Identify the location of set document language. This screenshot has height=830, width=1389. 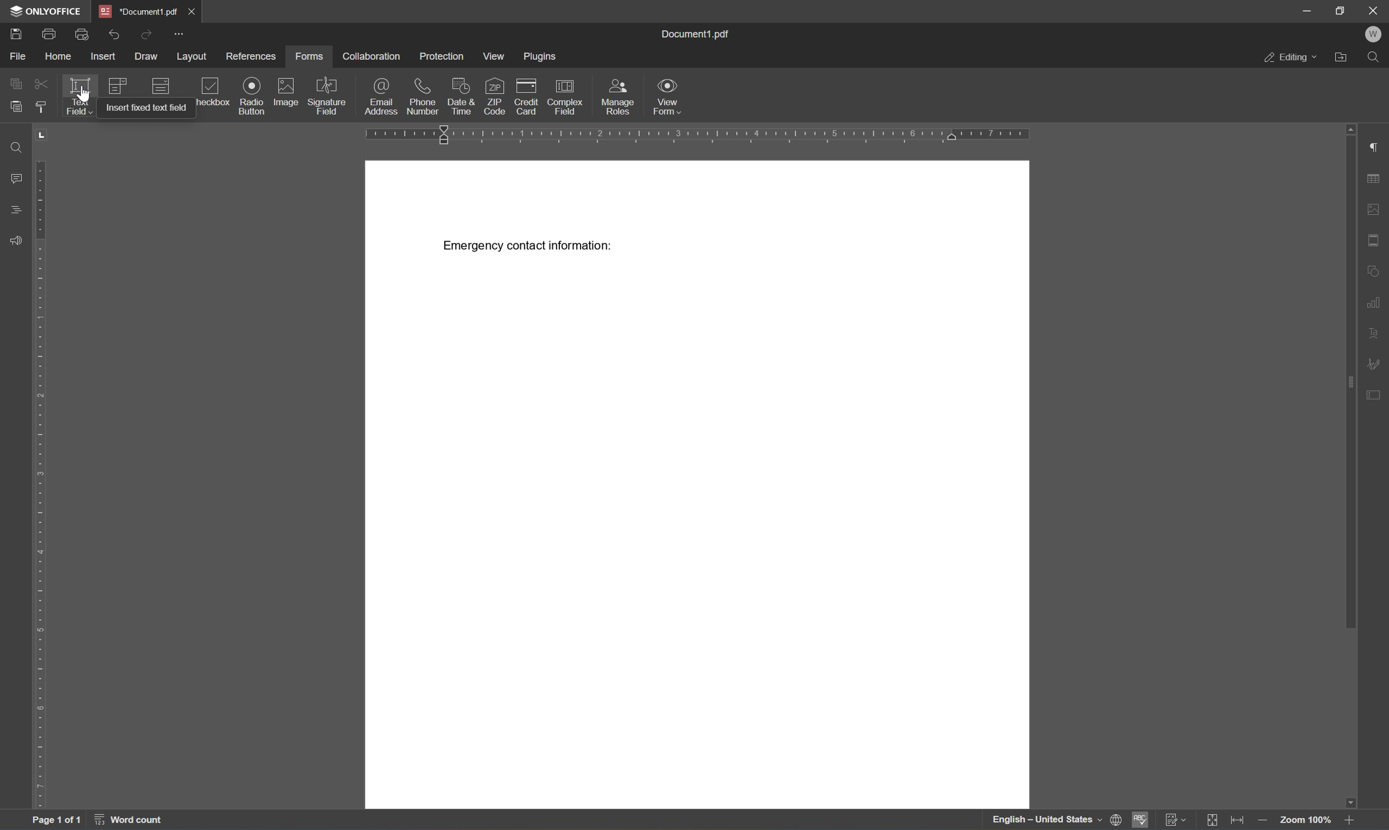
(1117, 822).